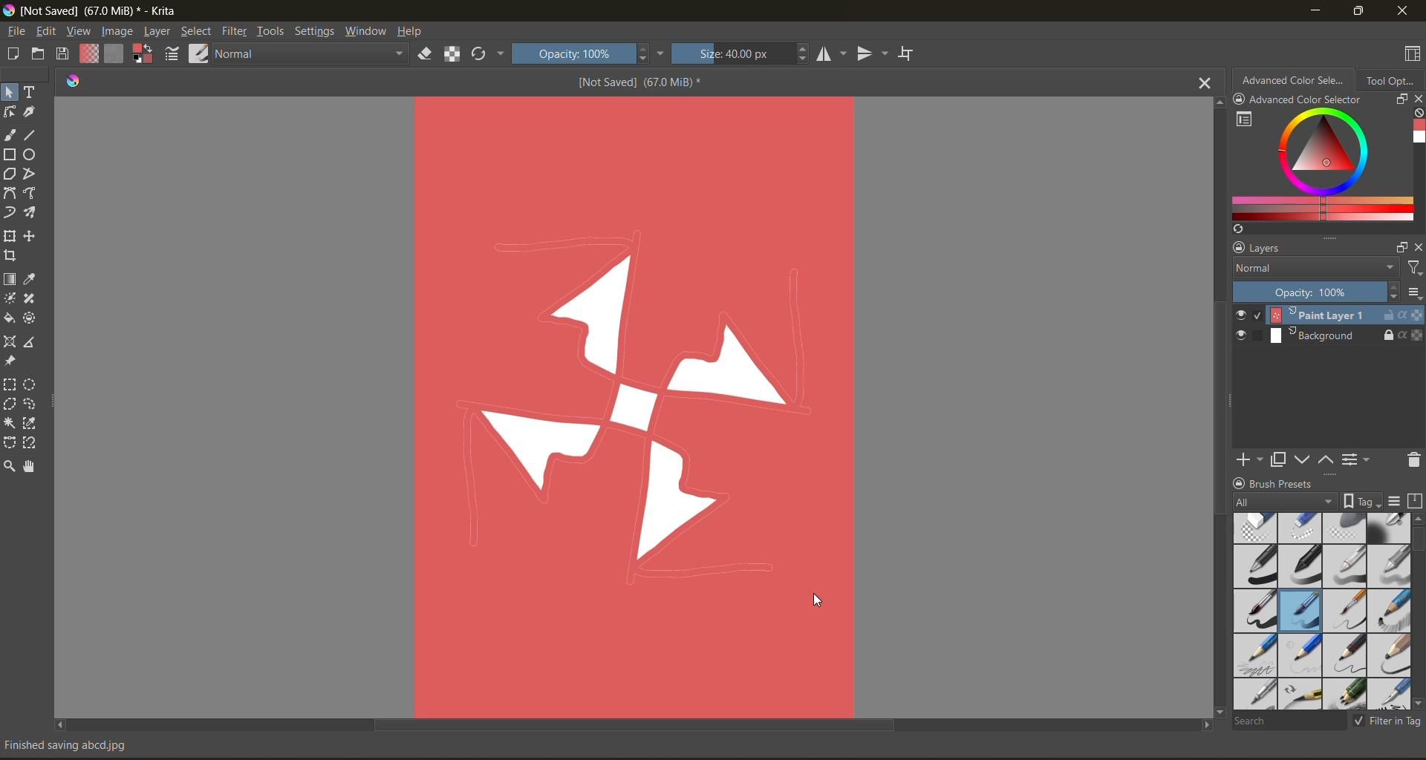  What do you see at coordinates (31, 404) in the screenshot?
I see `tools` at bounding box center [31, 404].